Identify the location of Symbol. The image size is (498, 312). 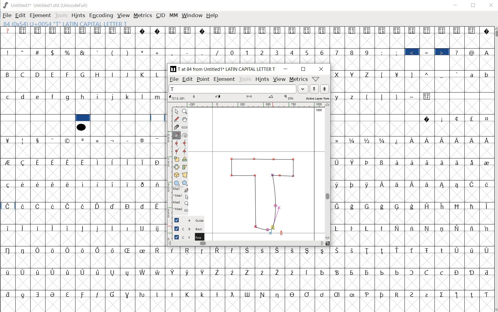
(471, 250).